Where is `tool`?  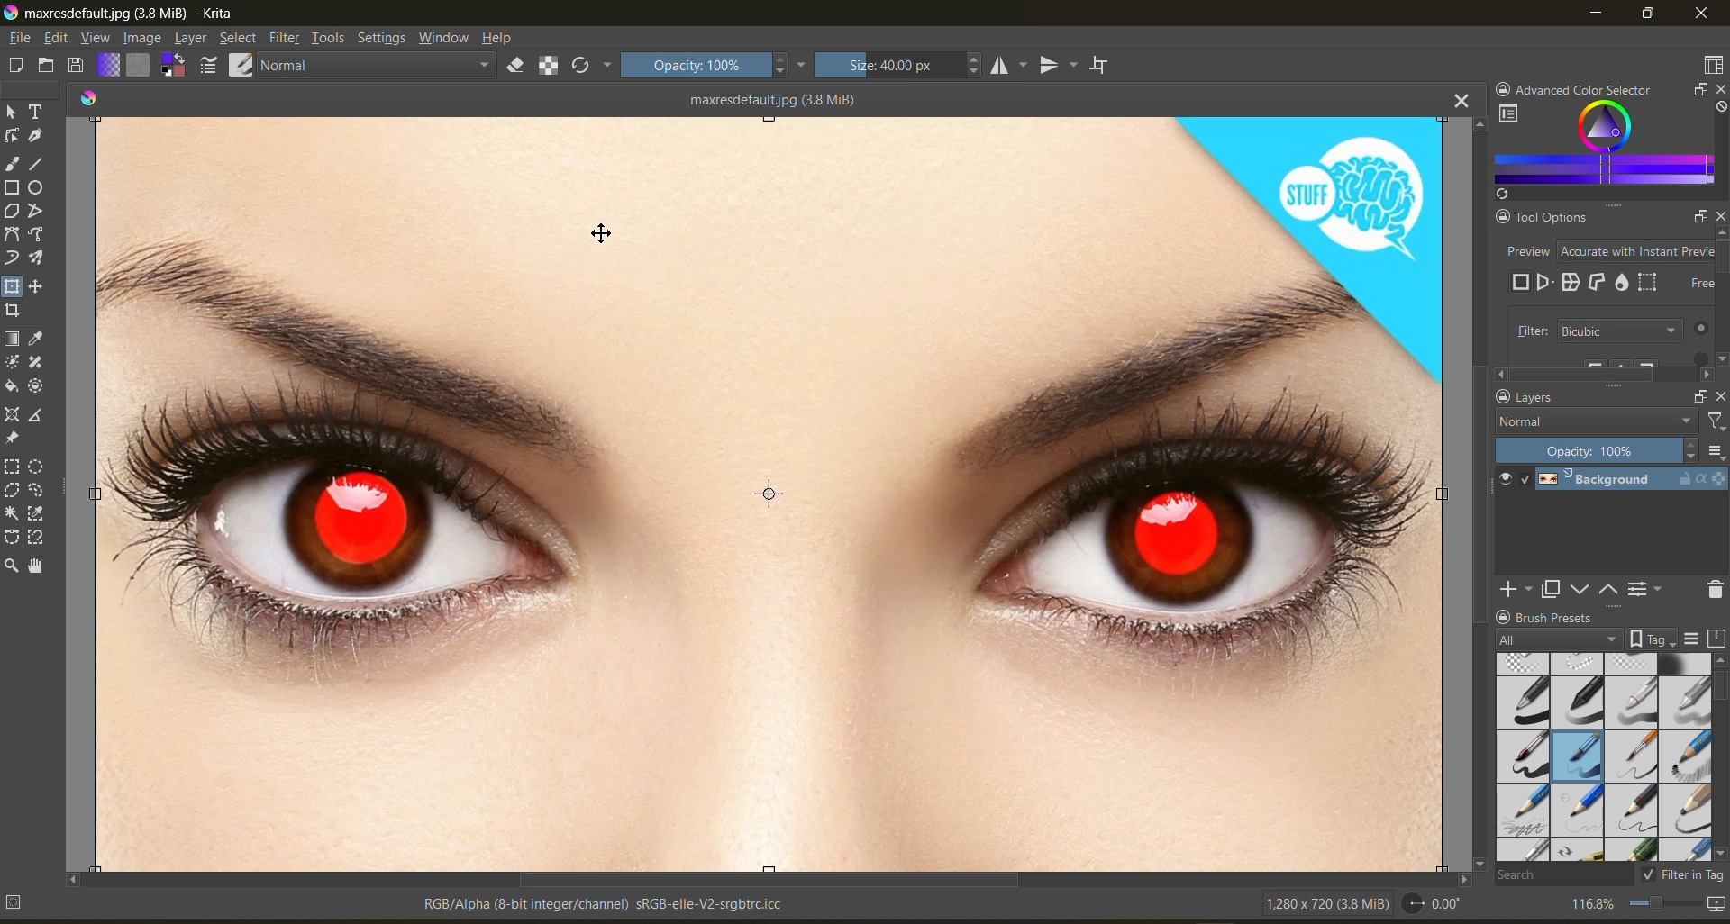 tool is located at coordinates (11, 535).